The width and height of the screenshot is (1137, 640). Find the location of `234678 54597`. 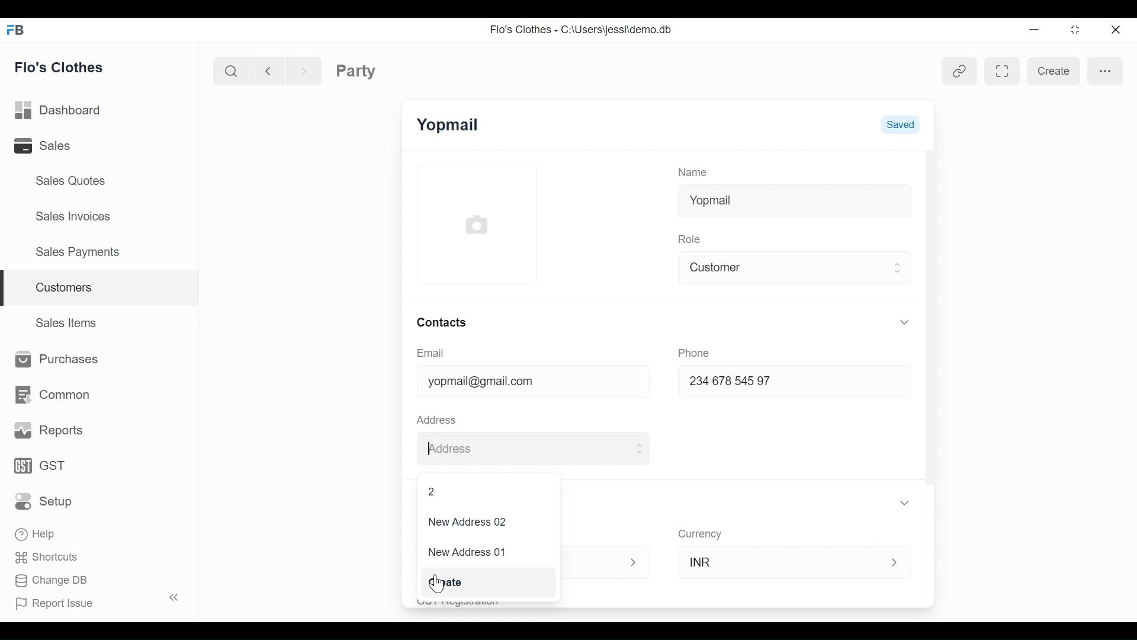

234678 54597 is located at coordinates (765, 383).